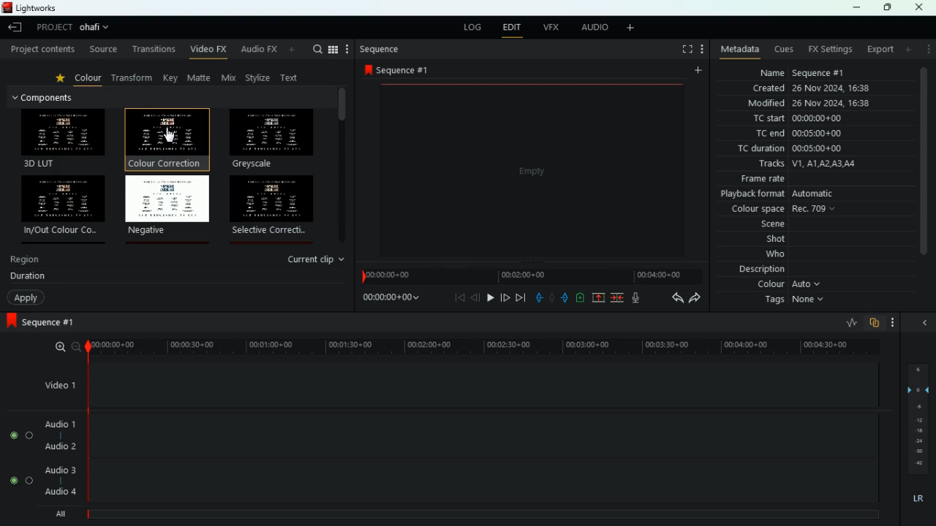  I want to click on description, so click(760, 271).